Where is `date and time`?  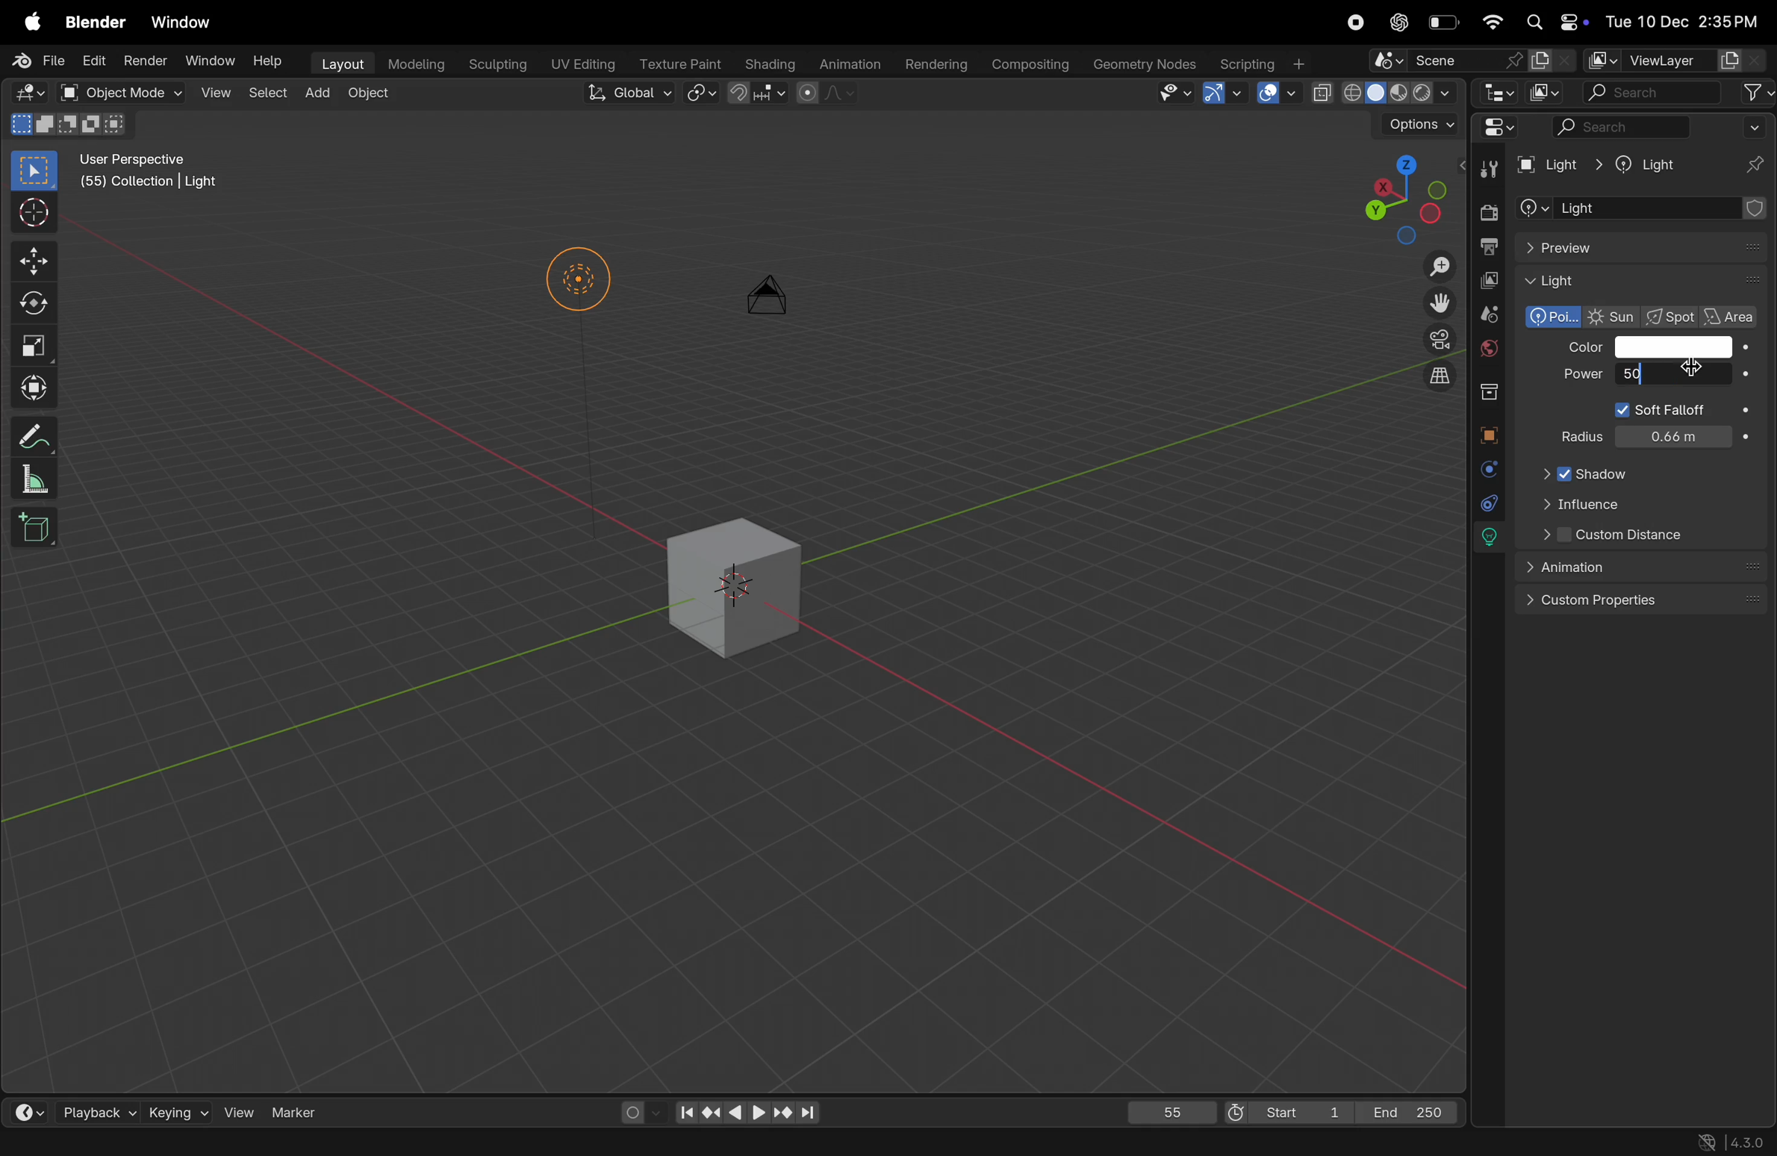 date and time is located at coordinates (1689, 25).